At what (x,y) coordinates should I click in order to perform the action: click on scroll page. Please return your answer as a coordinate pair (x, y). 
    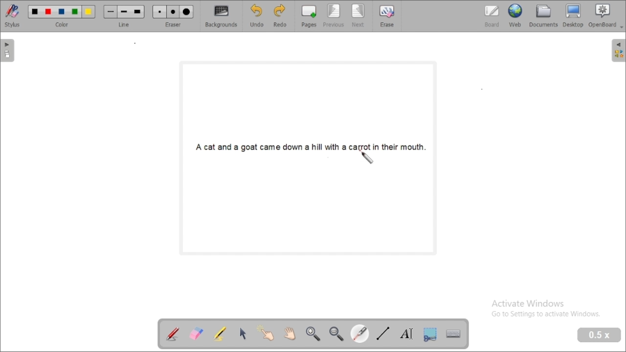
    Looking at the image, I should click on (290, 334).